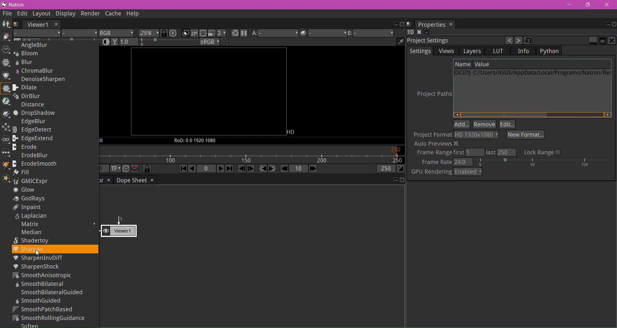  Describe the element at coordinates (89, 14) in the screenshot. I see `Render` at that location.